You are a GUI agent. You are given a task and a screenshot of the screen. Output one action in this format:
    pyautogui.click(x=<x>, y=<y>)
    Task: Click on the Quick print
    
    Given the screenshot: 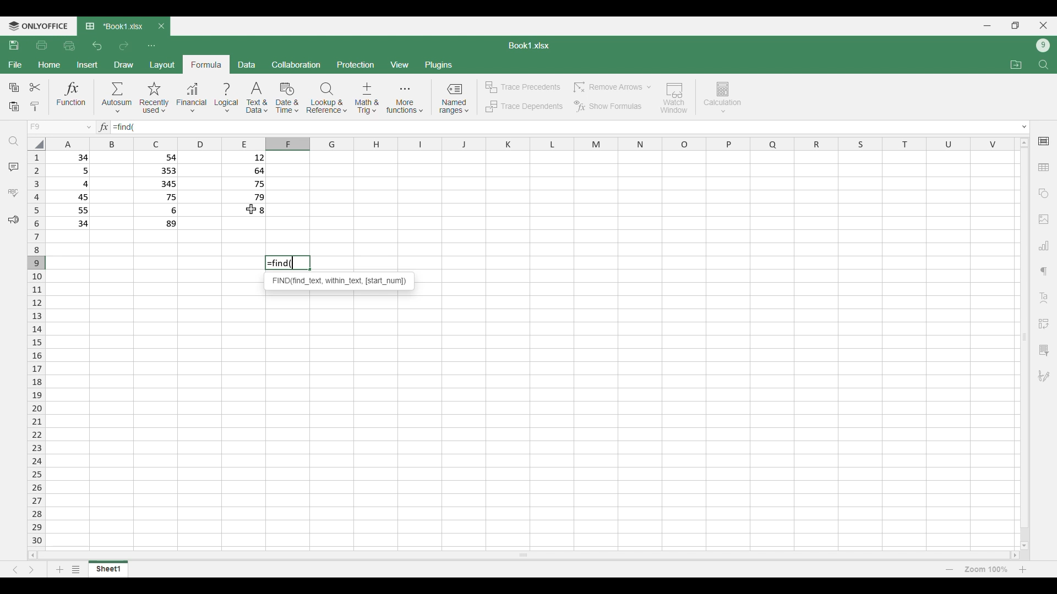 What is the action you would take?
    pyautogui.click(x=69, y=46)
    